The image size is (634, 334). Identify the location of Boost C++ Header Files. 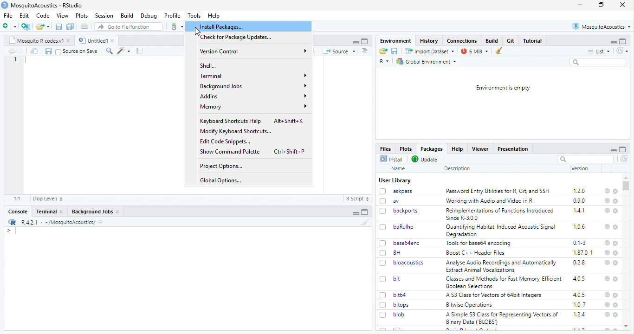
(478, 253).